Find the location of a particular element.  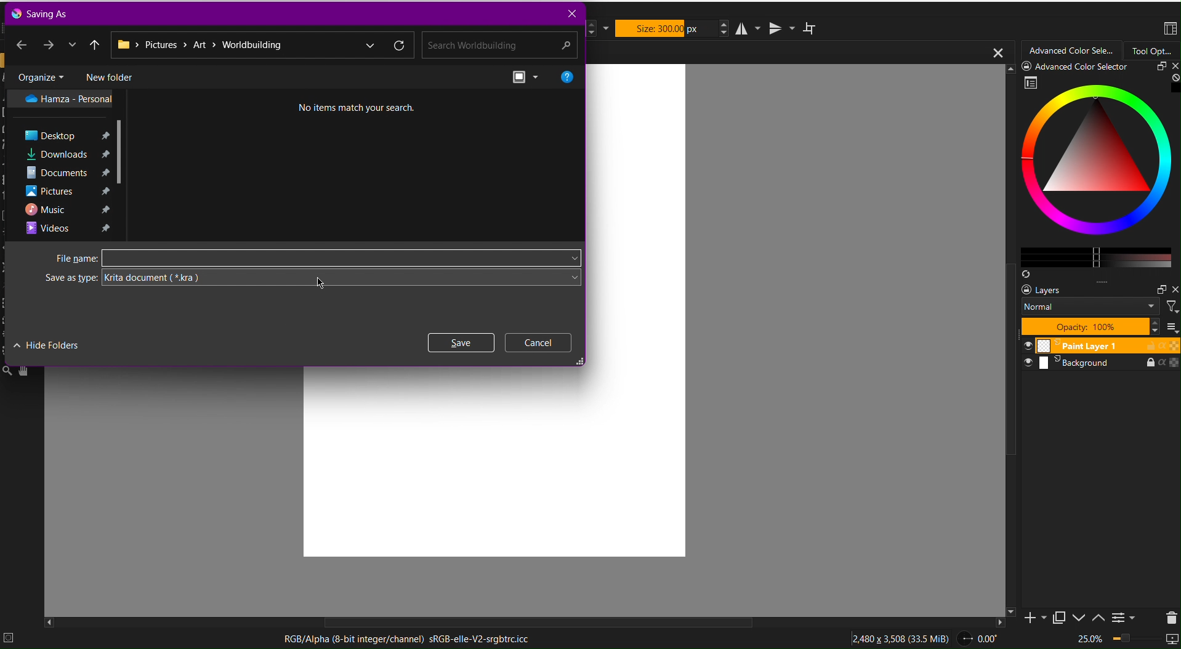

pinned is located at coordinates (106, 229).